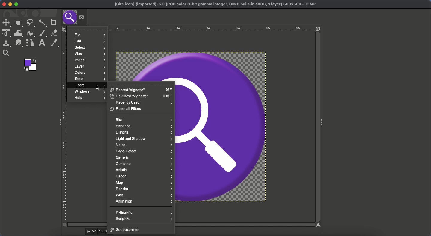 This screenshot has height=236, width=431. What do you see at coordinates (89, 79) in the screenshot?
I see `Tools` at bounding box center [89, 79].